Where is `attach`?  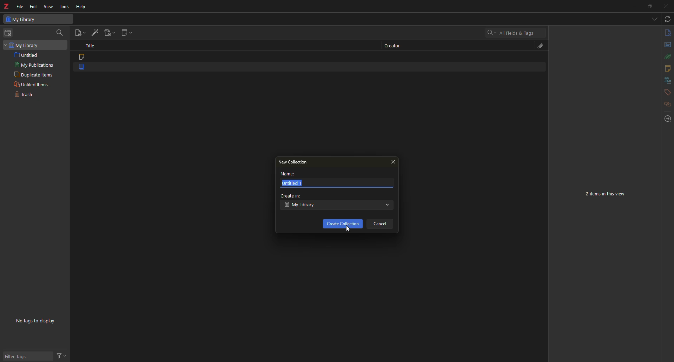
attach is located at coordinates (665, 56).